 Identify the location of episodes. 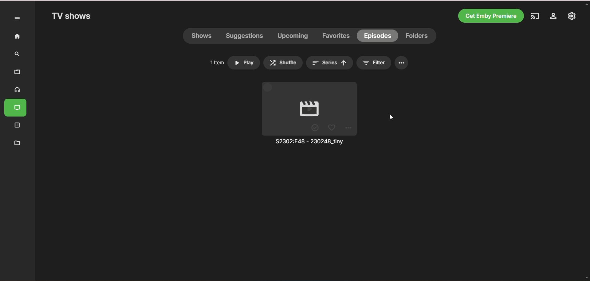
(379, 35).